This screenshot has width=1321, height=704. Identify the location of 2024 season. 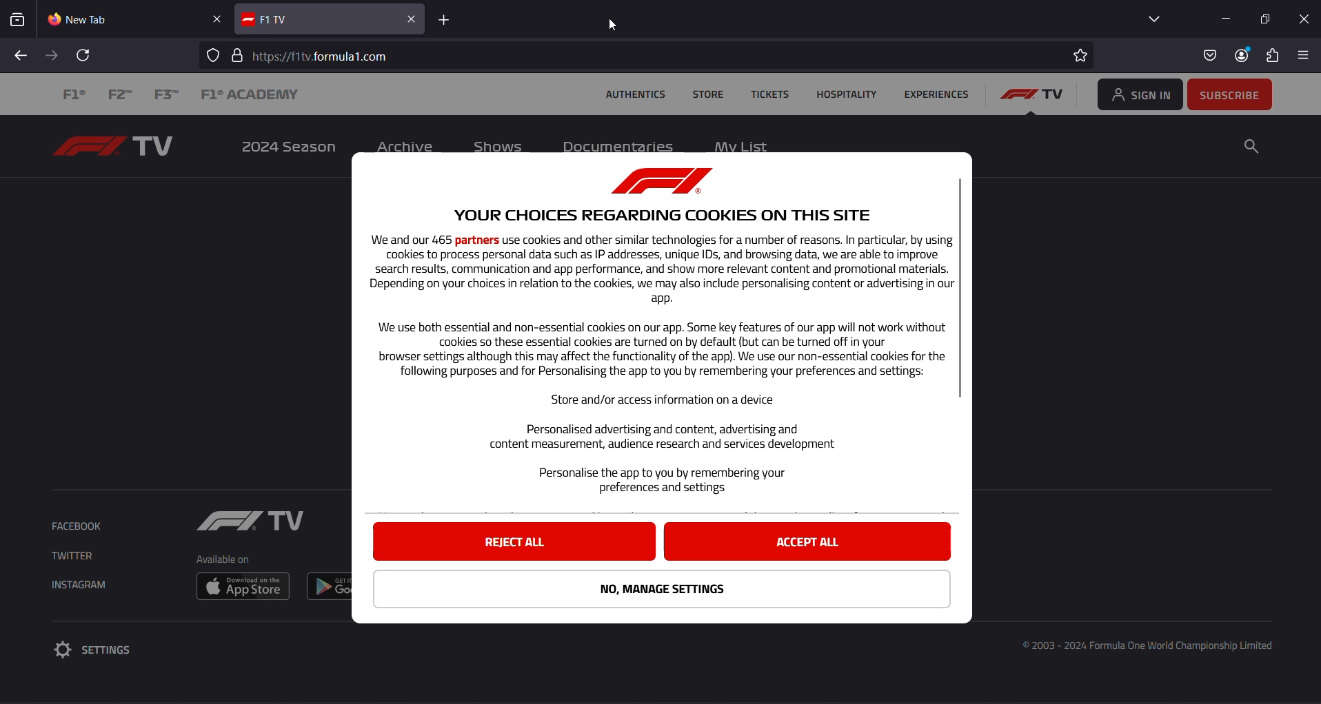
(286, 147).